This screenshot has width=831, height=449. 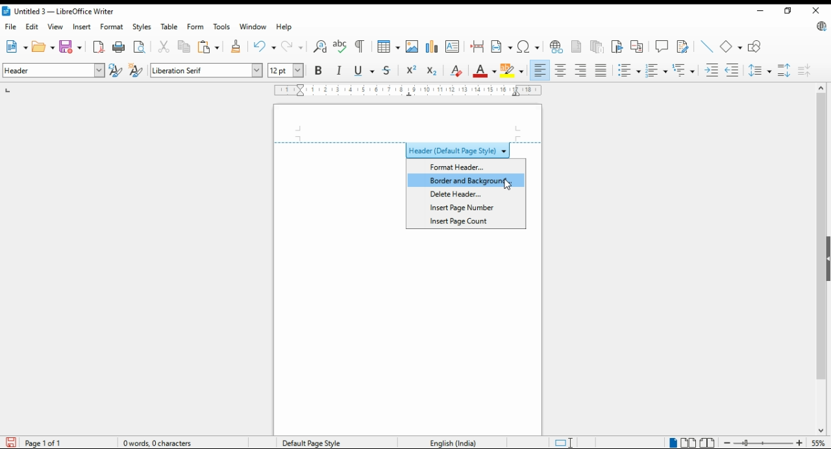 What do you see at coordinates (16, 47) in the screenshot?
I see `new` at bounding box center [16, 47].